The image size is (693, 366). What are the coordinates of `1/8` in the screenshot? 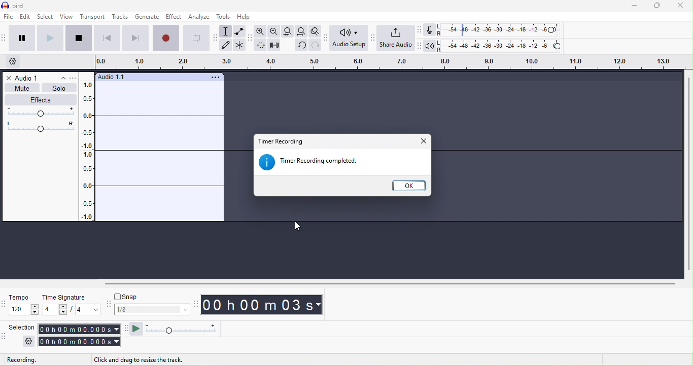 It's located at (153, 311).